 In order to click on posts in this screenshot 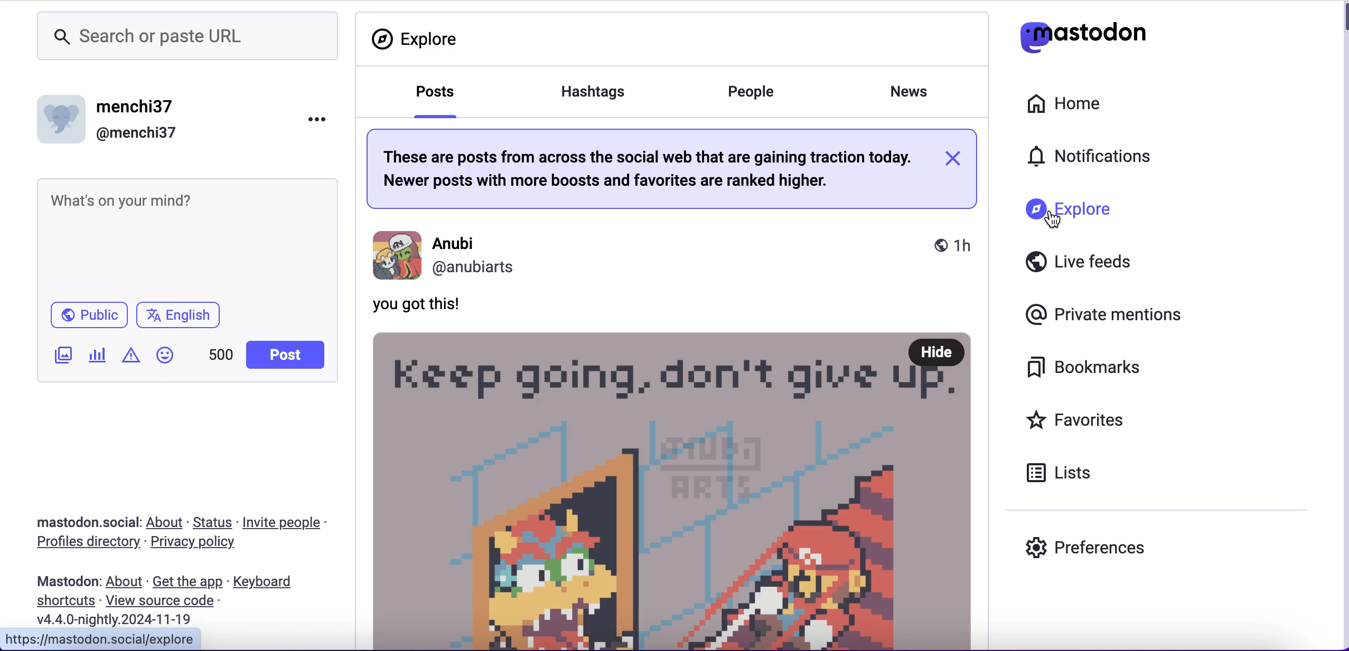, I will do `click(436, 95)`.